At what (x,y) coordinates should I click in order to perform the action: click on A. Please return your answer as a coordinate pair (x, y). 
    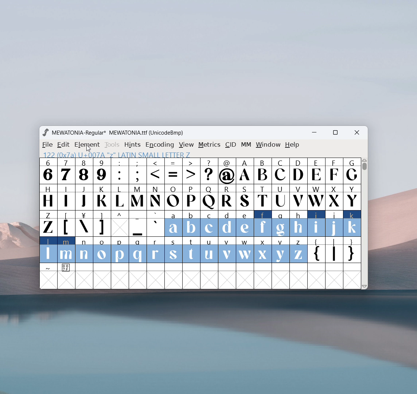
    Looking at the image, I should click on (245, 171).